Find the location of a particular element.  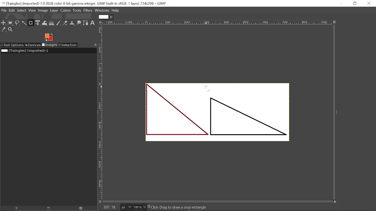

Vertical ruler is located at coordinates (100, 112).